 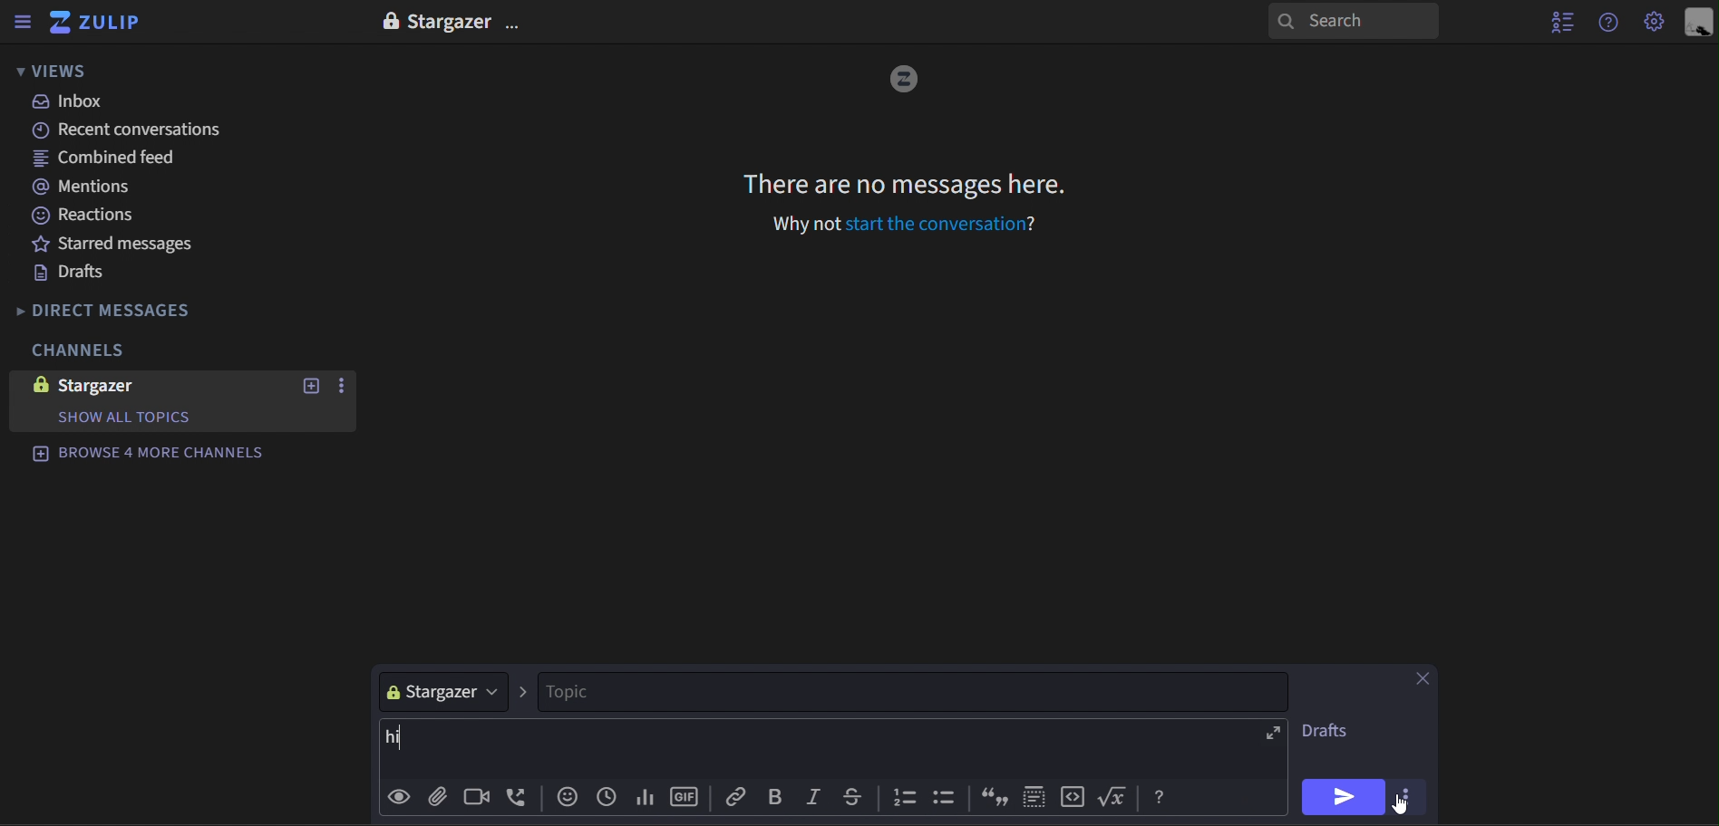 What do you see at coordinates (608, 798) in the screenshot?
I see `add global time` at bounding box center [608, 798].